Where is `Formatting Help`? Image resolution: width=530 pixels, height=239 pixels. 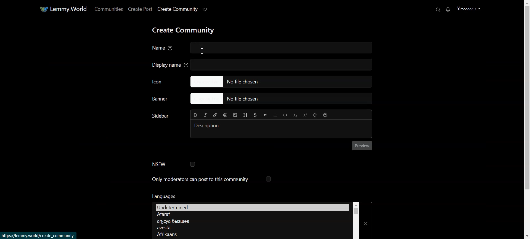
Formatting Help is located at coordinates (325, 115).